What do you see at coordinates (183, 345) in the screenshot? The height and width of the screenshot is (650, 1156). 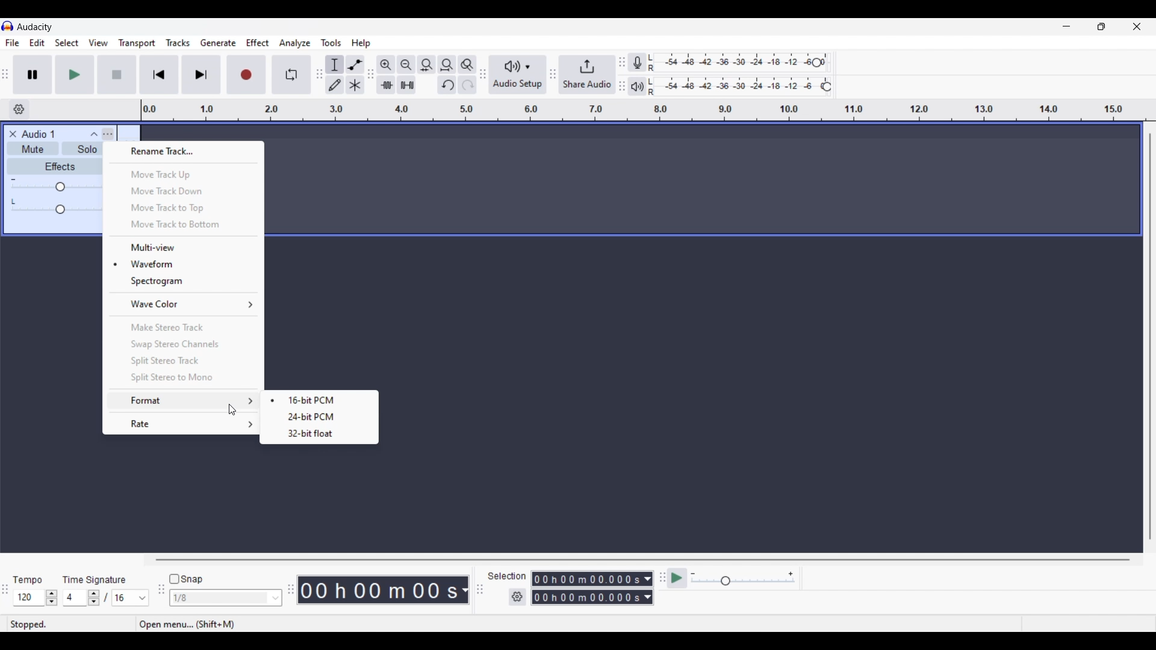 I see `Swap stereo channels` at bounding box center [183, 345].